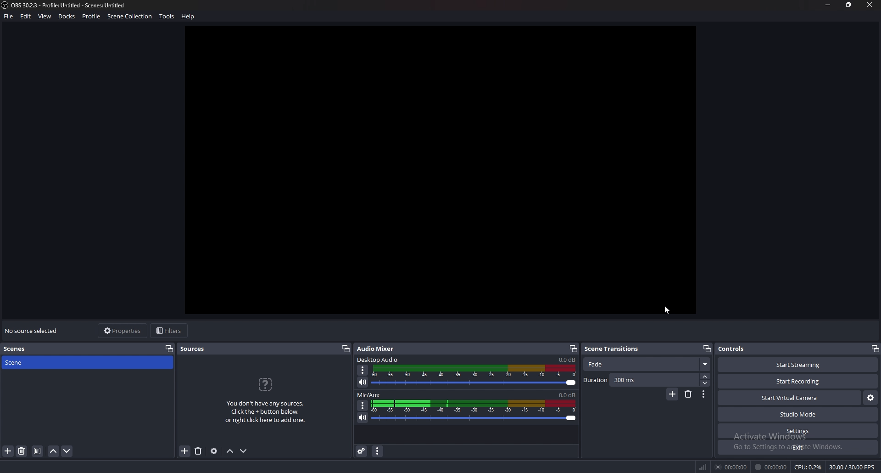 The height and width of the screenshot is (473, 881). Describe the element at coordinates (37, 451) in the screenshot. I see `filter` at that location.